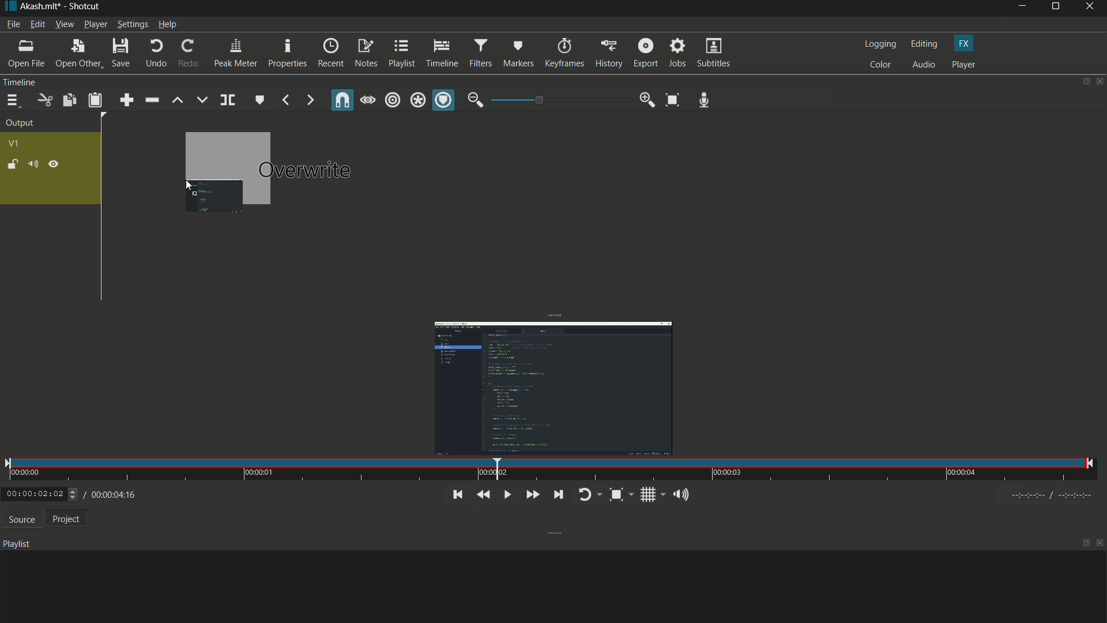 The width and height of the screenshot is (1107, 623). I want to click on open other, so click(76, 54).